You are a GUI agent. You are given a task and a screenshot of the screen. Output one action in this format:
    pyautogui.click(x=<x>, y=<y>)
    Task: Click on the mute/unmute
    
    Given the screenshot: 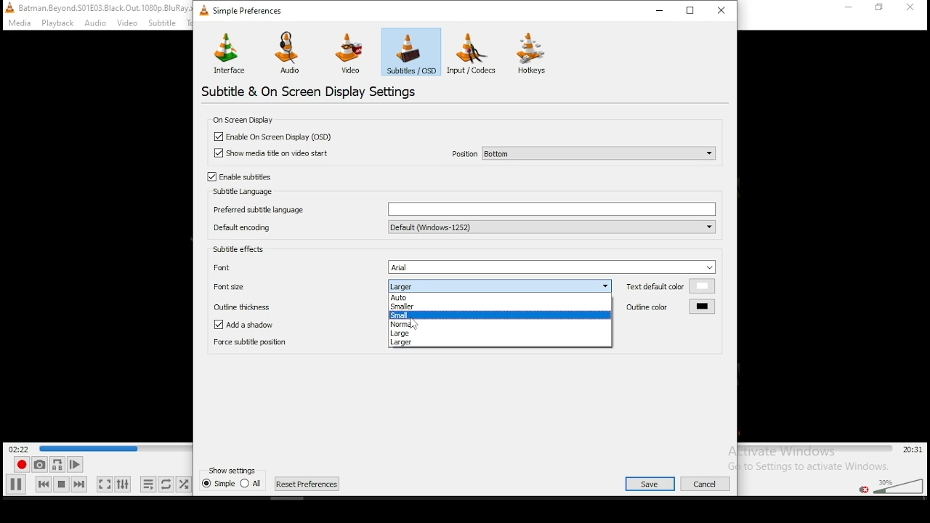 What is the action you would take?
    pyautogui.click(x=862, y=489)
    